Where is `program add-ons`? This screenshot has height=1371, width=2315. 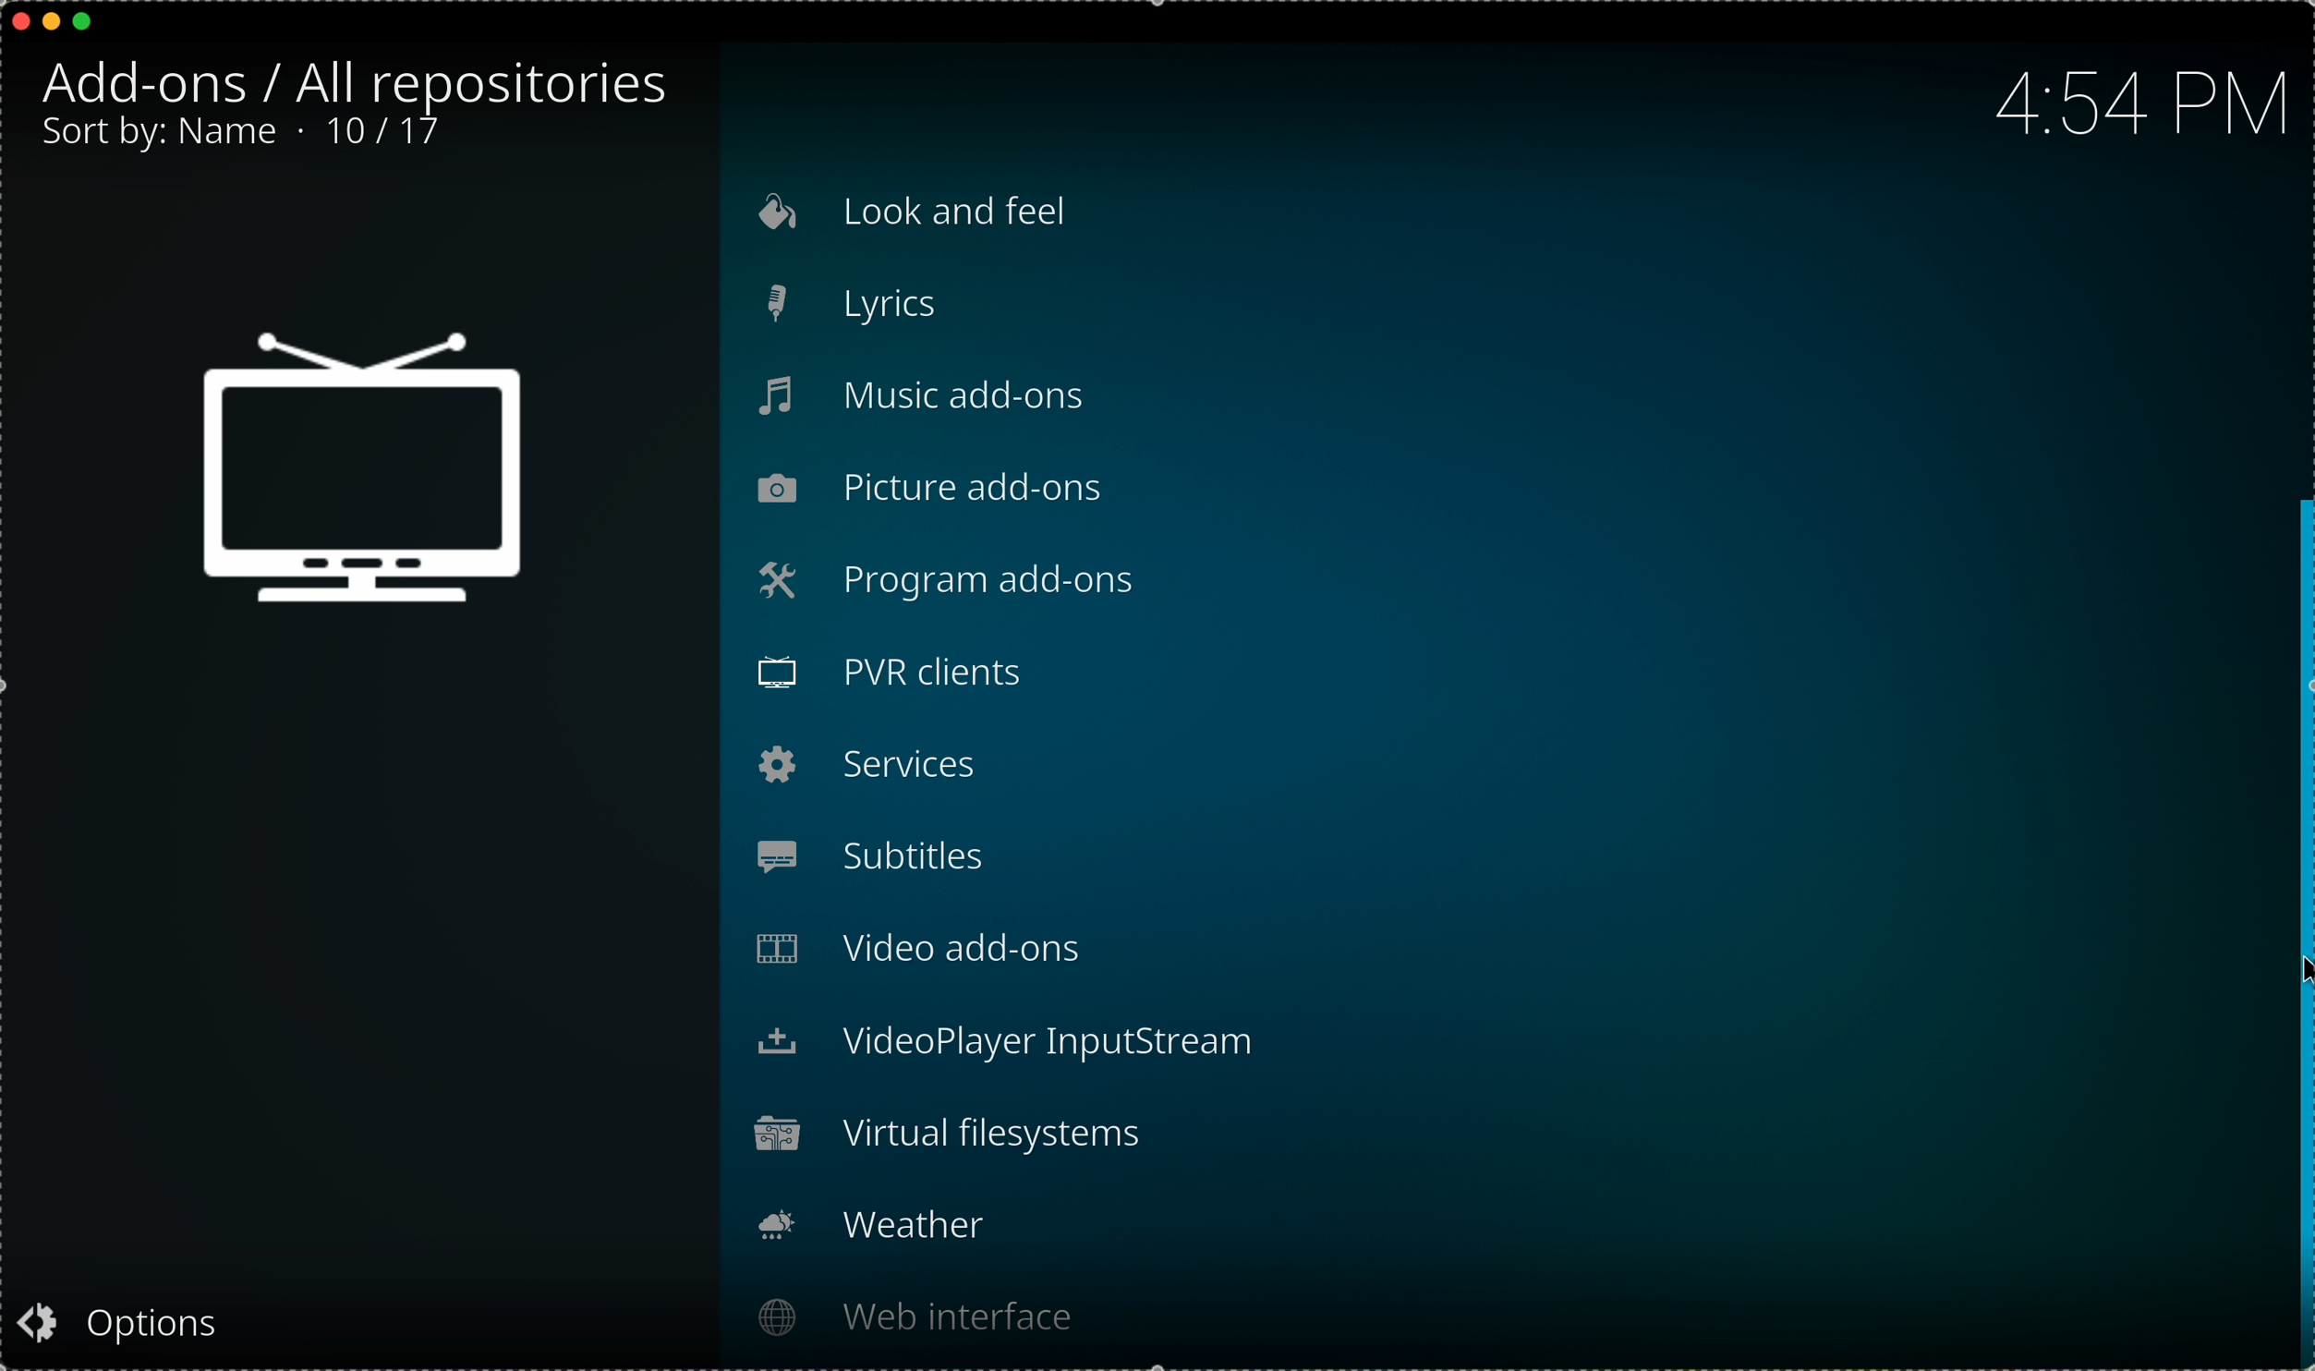
program add-ons is located at coordinates (991, 580).